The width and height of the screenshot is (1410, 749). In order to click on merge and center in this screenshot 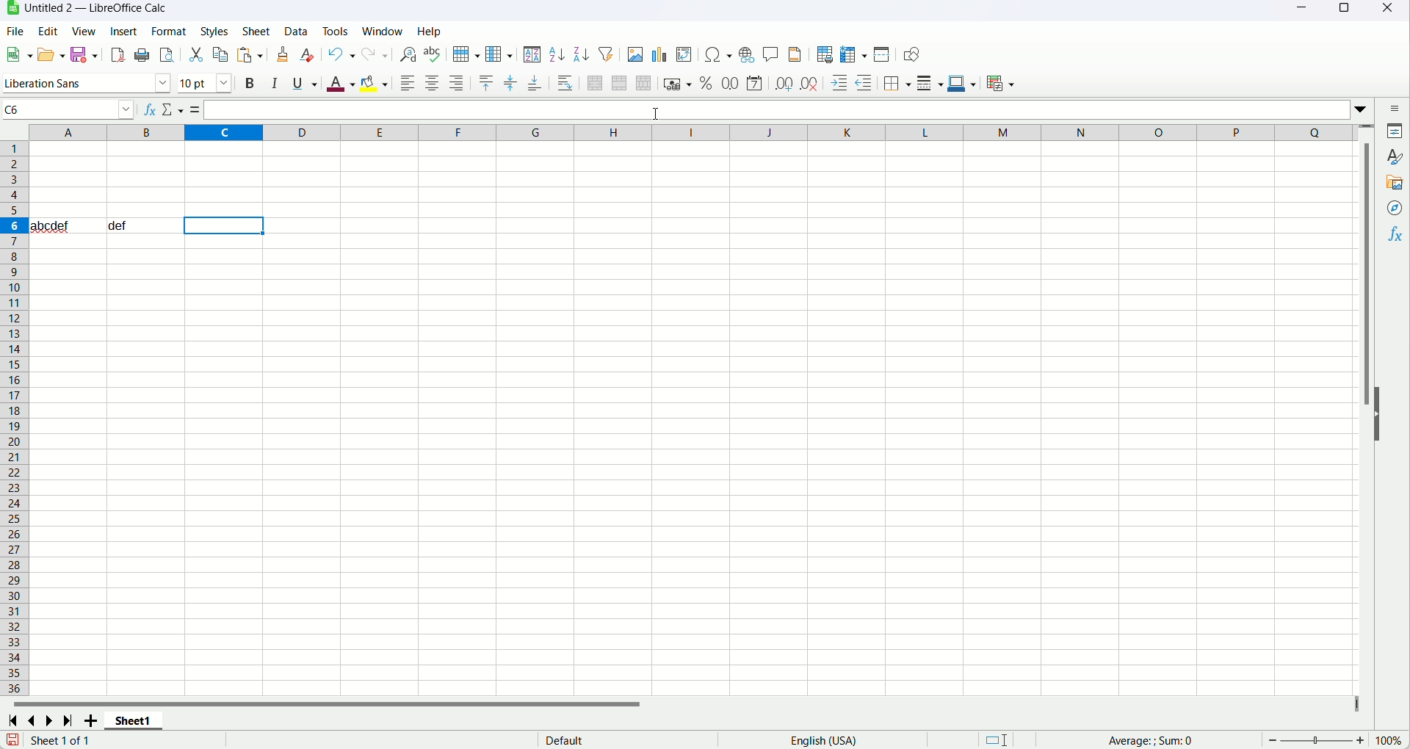, I will do `click(594, 84)`.